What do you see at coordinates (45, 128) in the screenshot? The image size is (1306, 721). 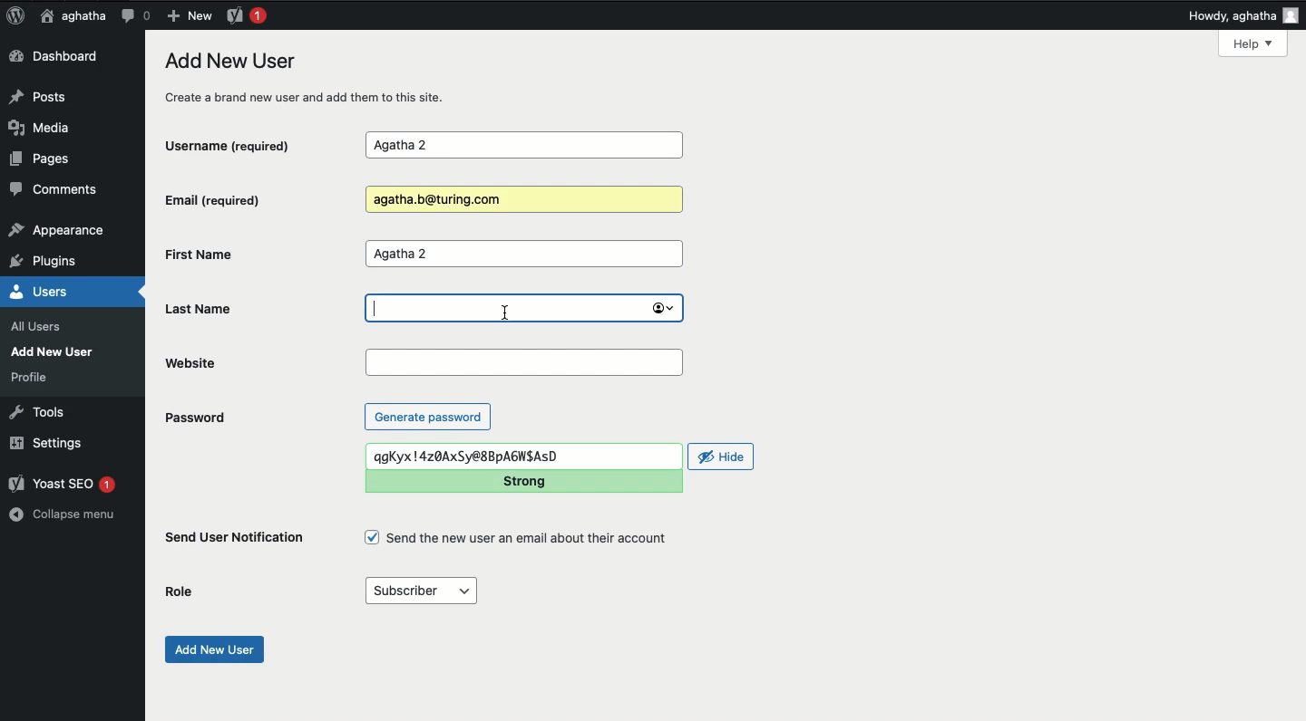 I see `Media` at bounding box center [45, 128].